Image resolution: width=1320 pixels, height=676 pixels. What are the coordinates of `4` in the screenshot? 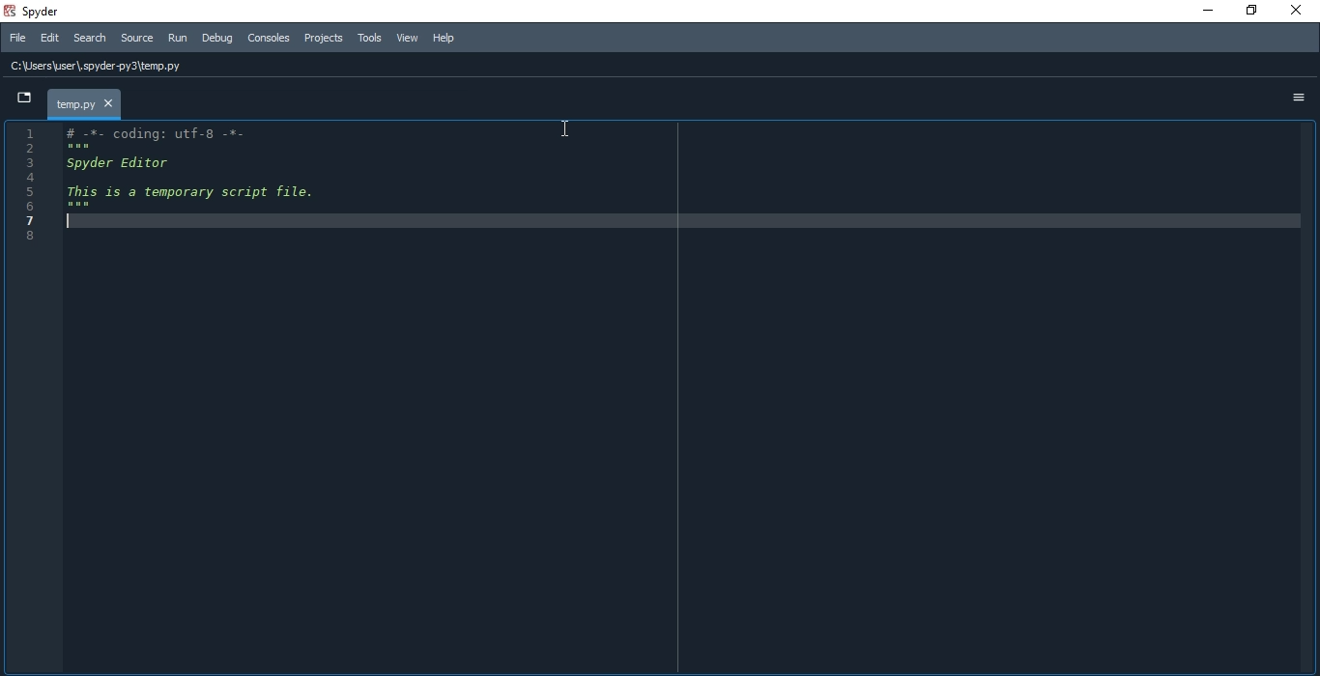 It's located at (49, 178).